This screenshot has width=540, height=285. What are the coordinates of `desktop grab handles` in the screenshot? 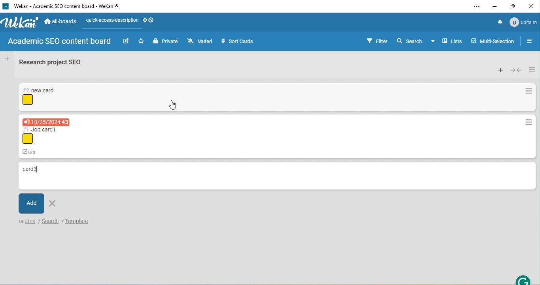 It's located at (148, 21).